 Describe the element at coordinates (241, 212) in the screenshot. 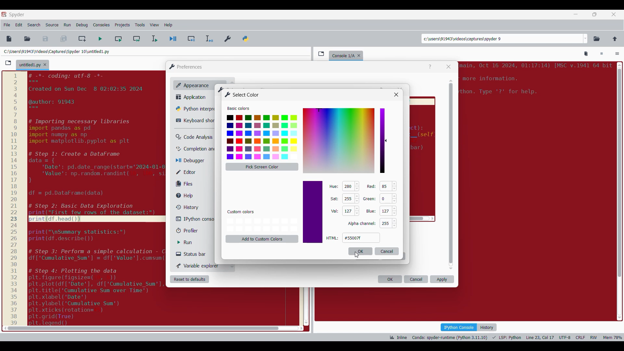

I see `Indicates custom color settings` at that location.